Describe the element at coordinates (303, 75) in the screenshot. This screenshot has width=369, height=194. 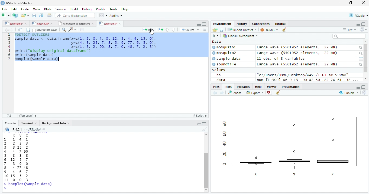
I see `"c:/users/HOME /Desktop/WAVS/1.F1. ae. v.wav"` at that location.